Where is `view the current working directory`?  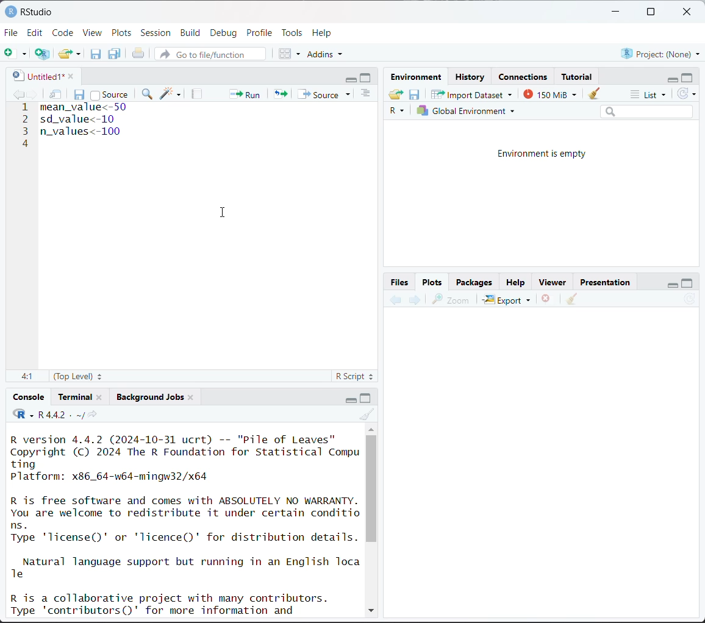 view the current working directory is located at coordinates (92, 415).